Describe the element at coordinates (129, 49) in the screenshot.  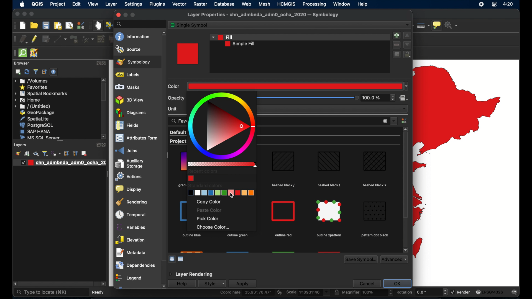
I see `source` at that location.